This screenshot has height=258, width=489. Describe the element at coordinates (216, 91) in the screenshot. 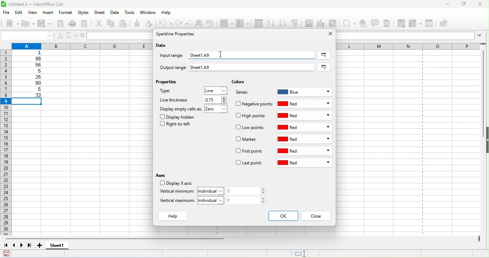

I see `line` at that location.